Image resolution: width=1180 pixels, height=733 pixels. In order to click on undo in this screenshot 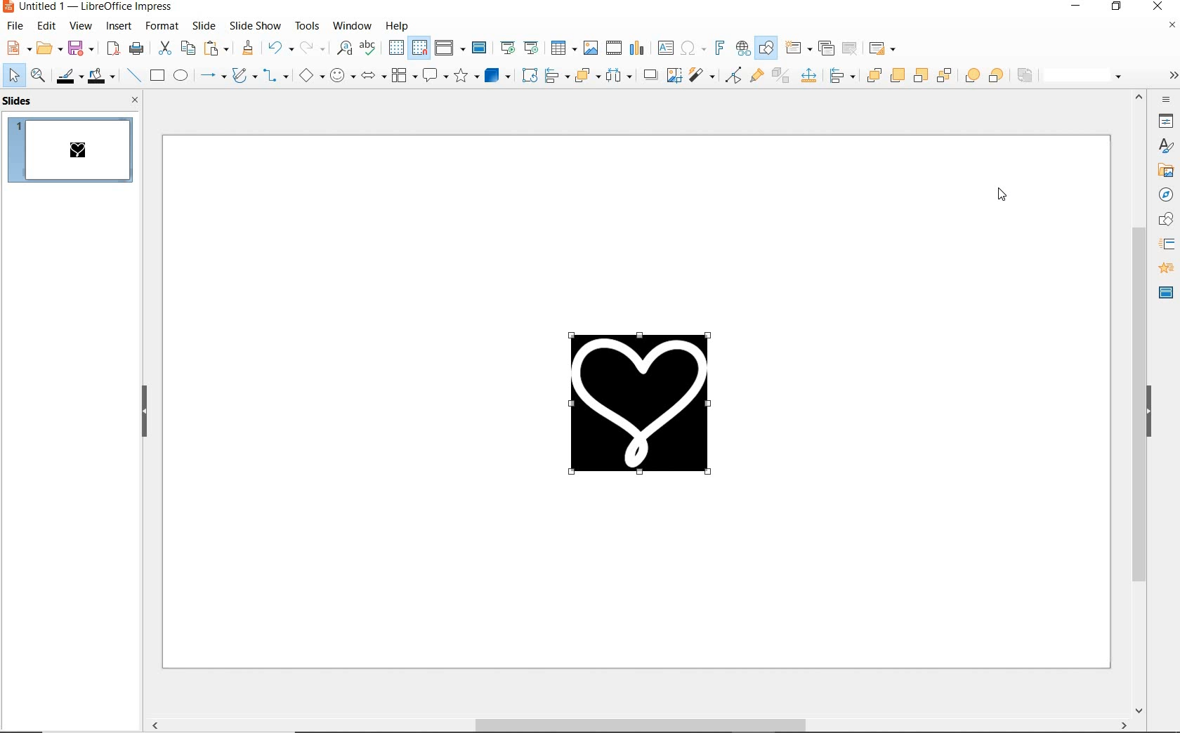, I will do `click(280, 48)`.